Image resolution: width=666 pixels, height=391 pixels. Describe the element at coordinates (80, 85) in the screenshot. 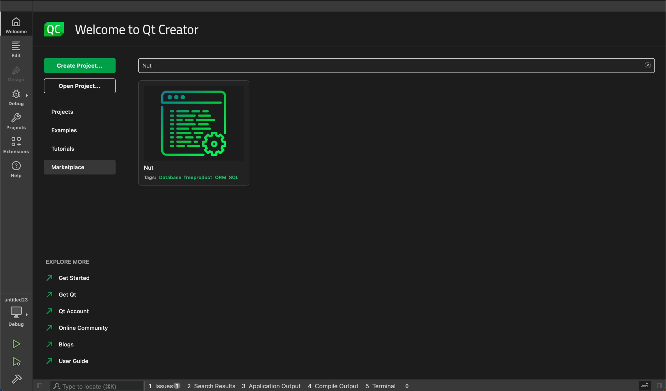

I see `open projects` at that location.